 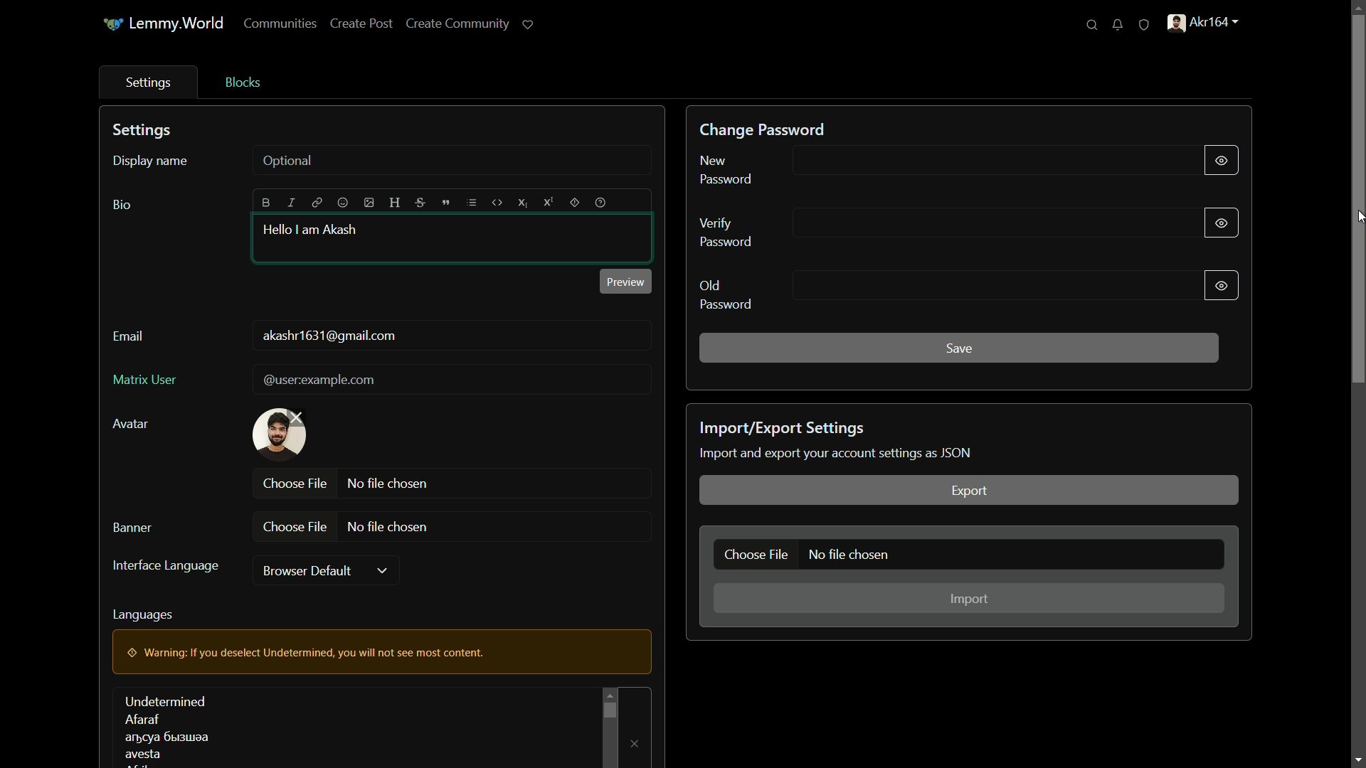 I want to click on scroll bar, so click(x=610, y=709).